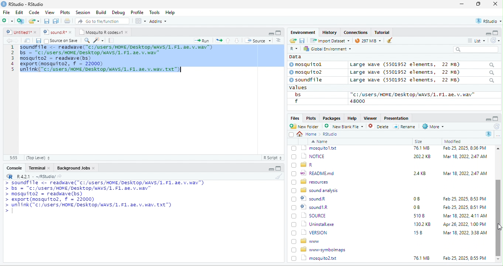 This screenshot has width=503, height=266. What do you see at coordinates (278, 168) in the screenshot?
I see `maximize` at bounding box center [278, 168].